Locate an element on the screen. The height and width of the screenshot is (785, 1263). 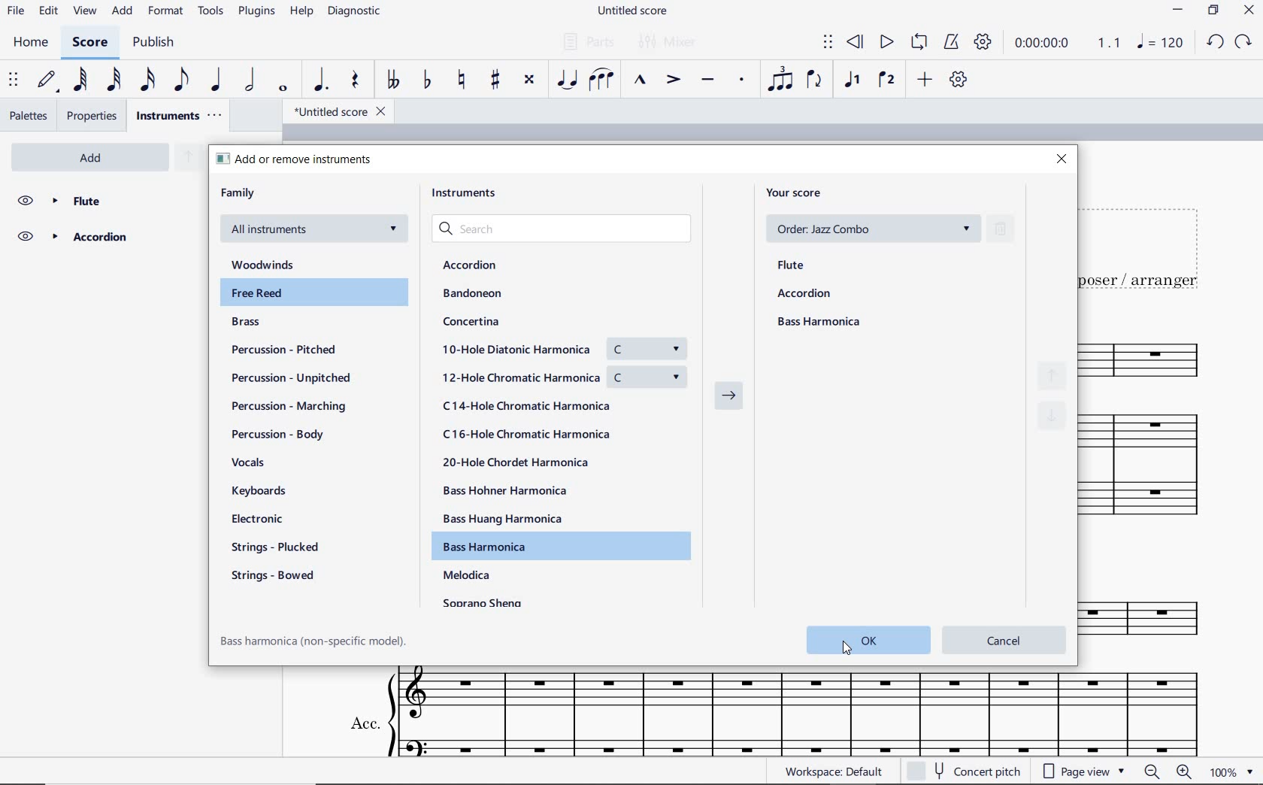
marcato is located at coordinates (640, 81).